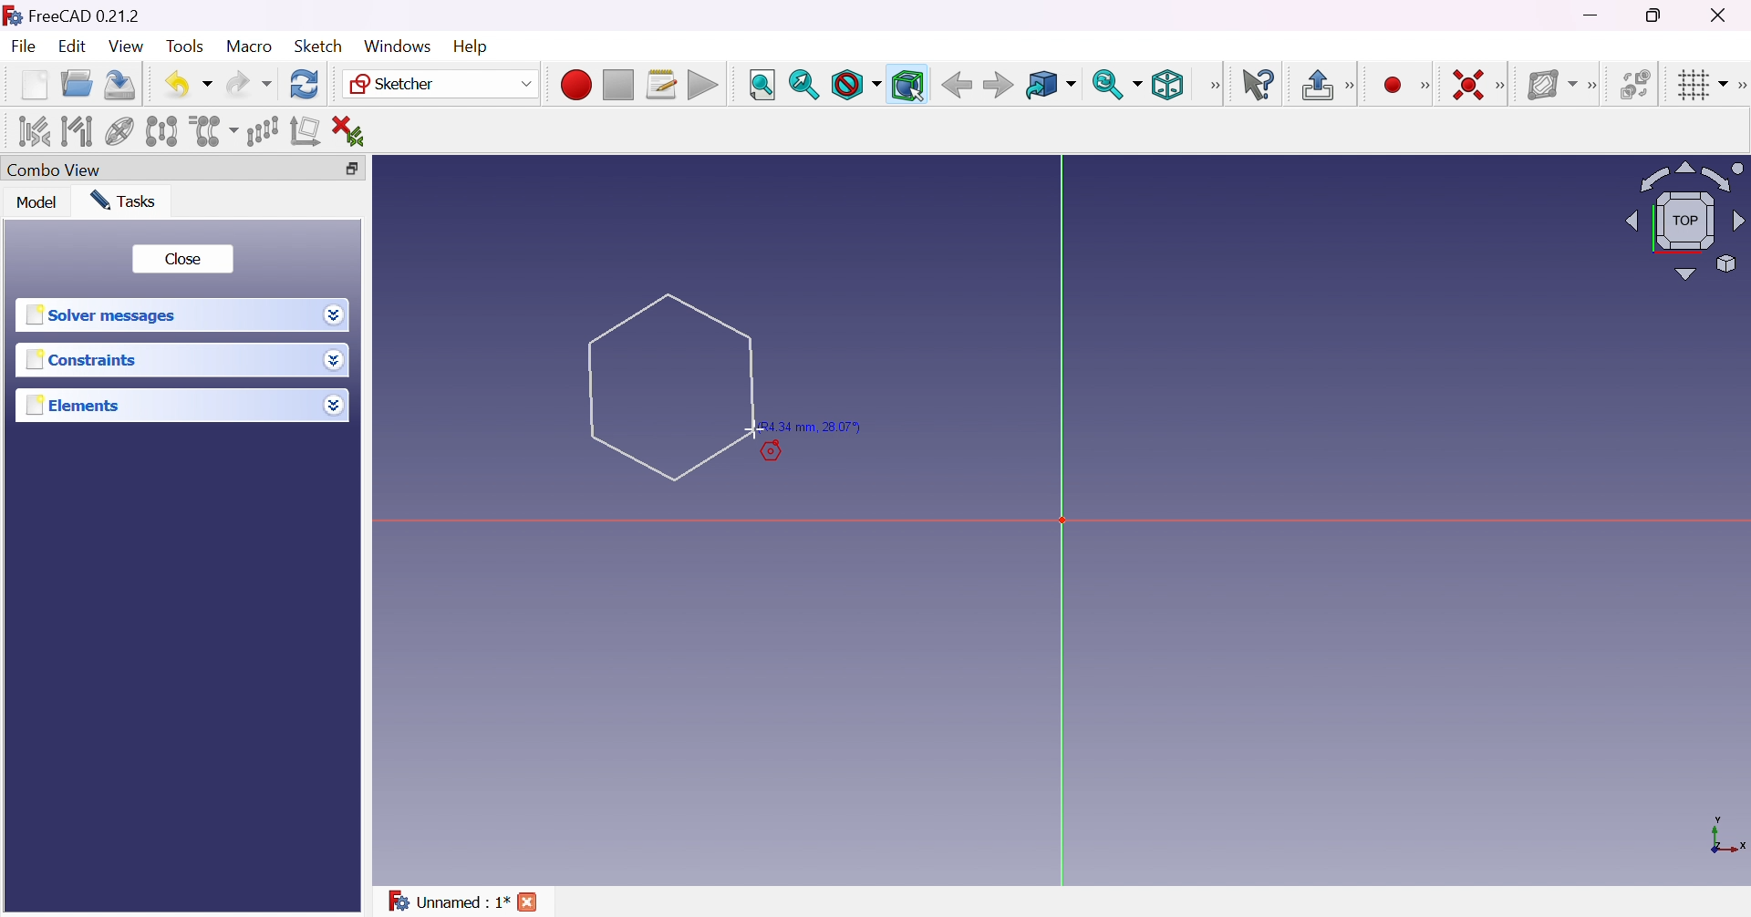 The image size is (1751, 917). I want to click on Switch virtual space, so click(1633, 84).